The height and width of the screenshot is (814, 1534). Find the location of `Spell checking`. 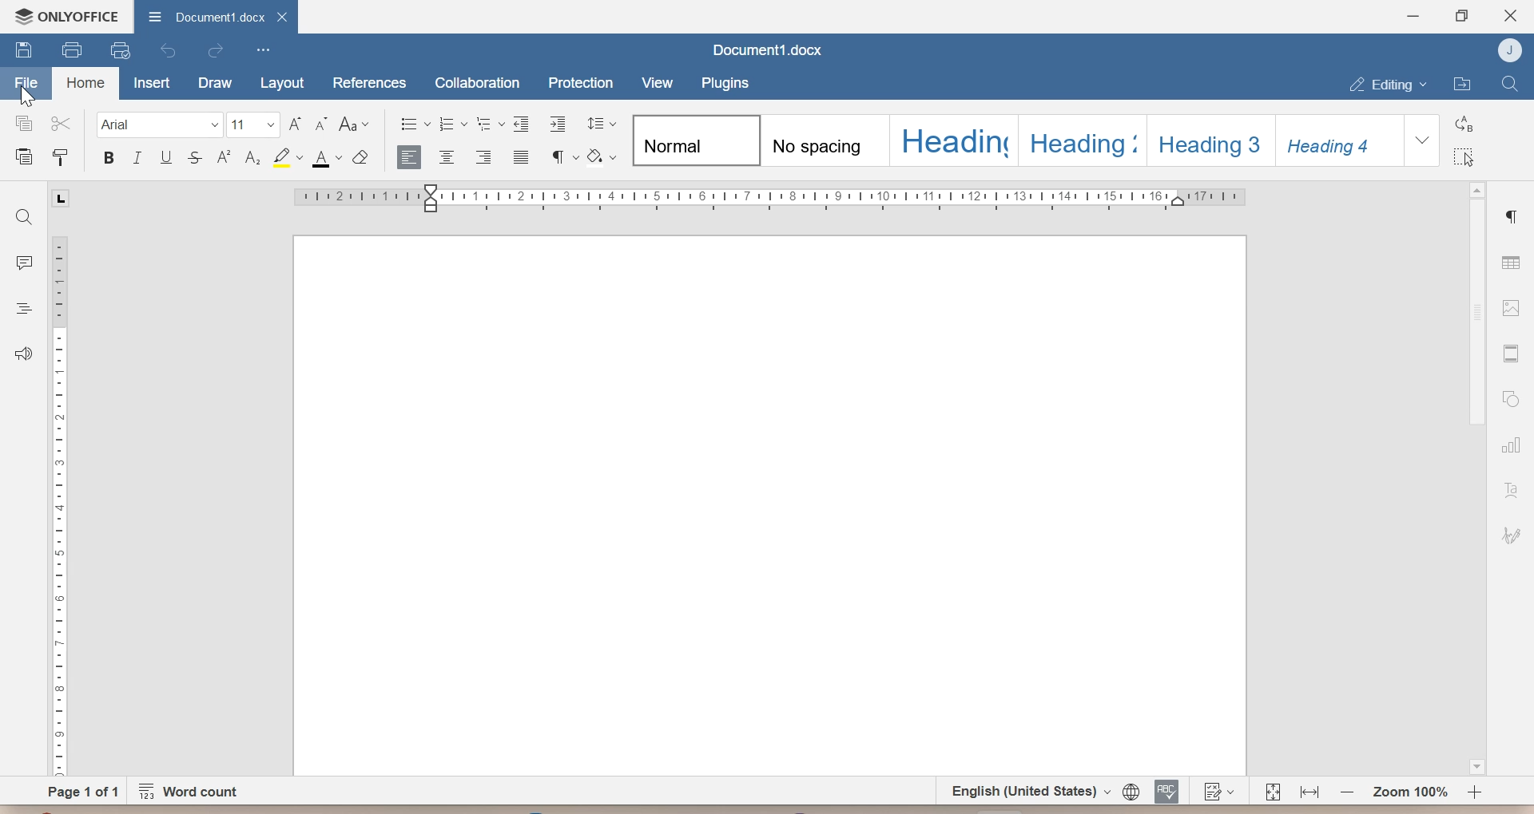

Spell checking is located at coordinates (1167, 790).